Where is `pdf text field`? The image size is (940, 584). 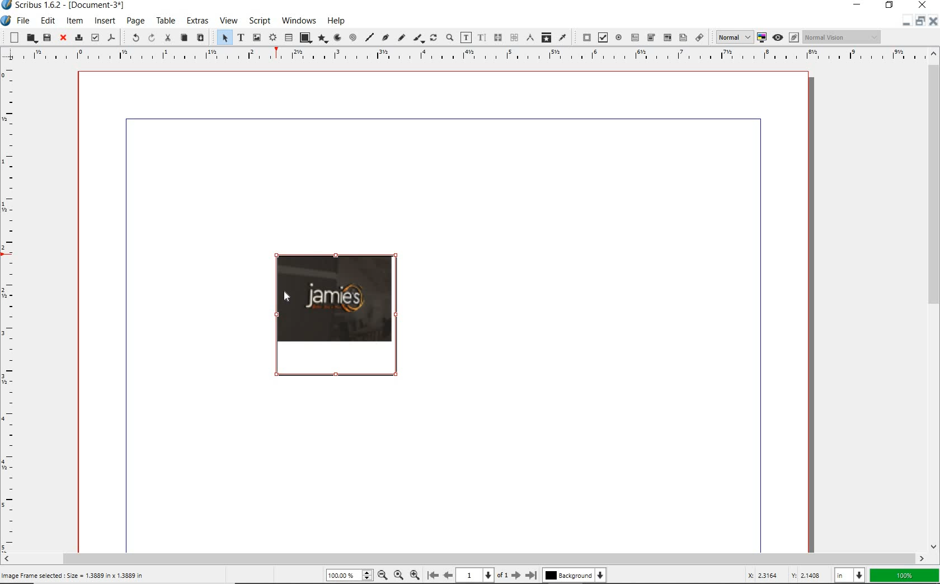 pdf text field is located at coordinates (636, 38).